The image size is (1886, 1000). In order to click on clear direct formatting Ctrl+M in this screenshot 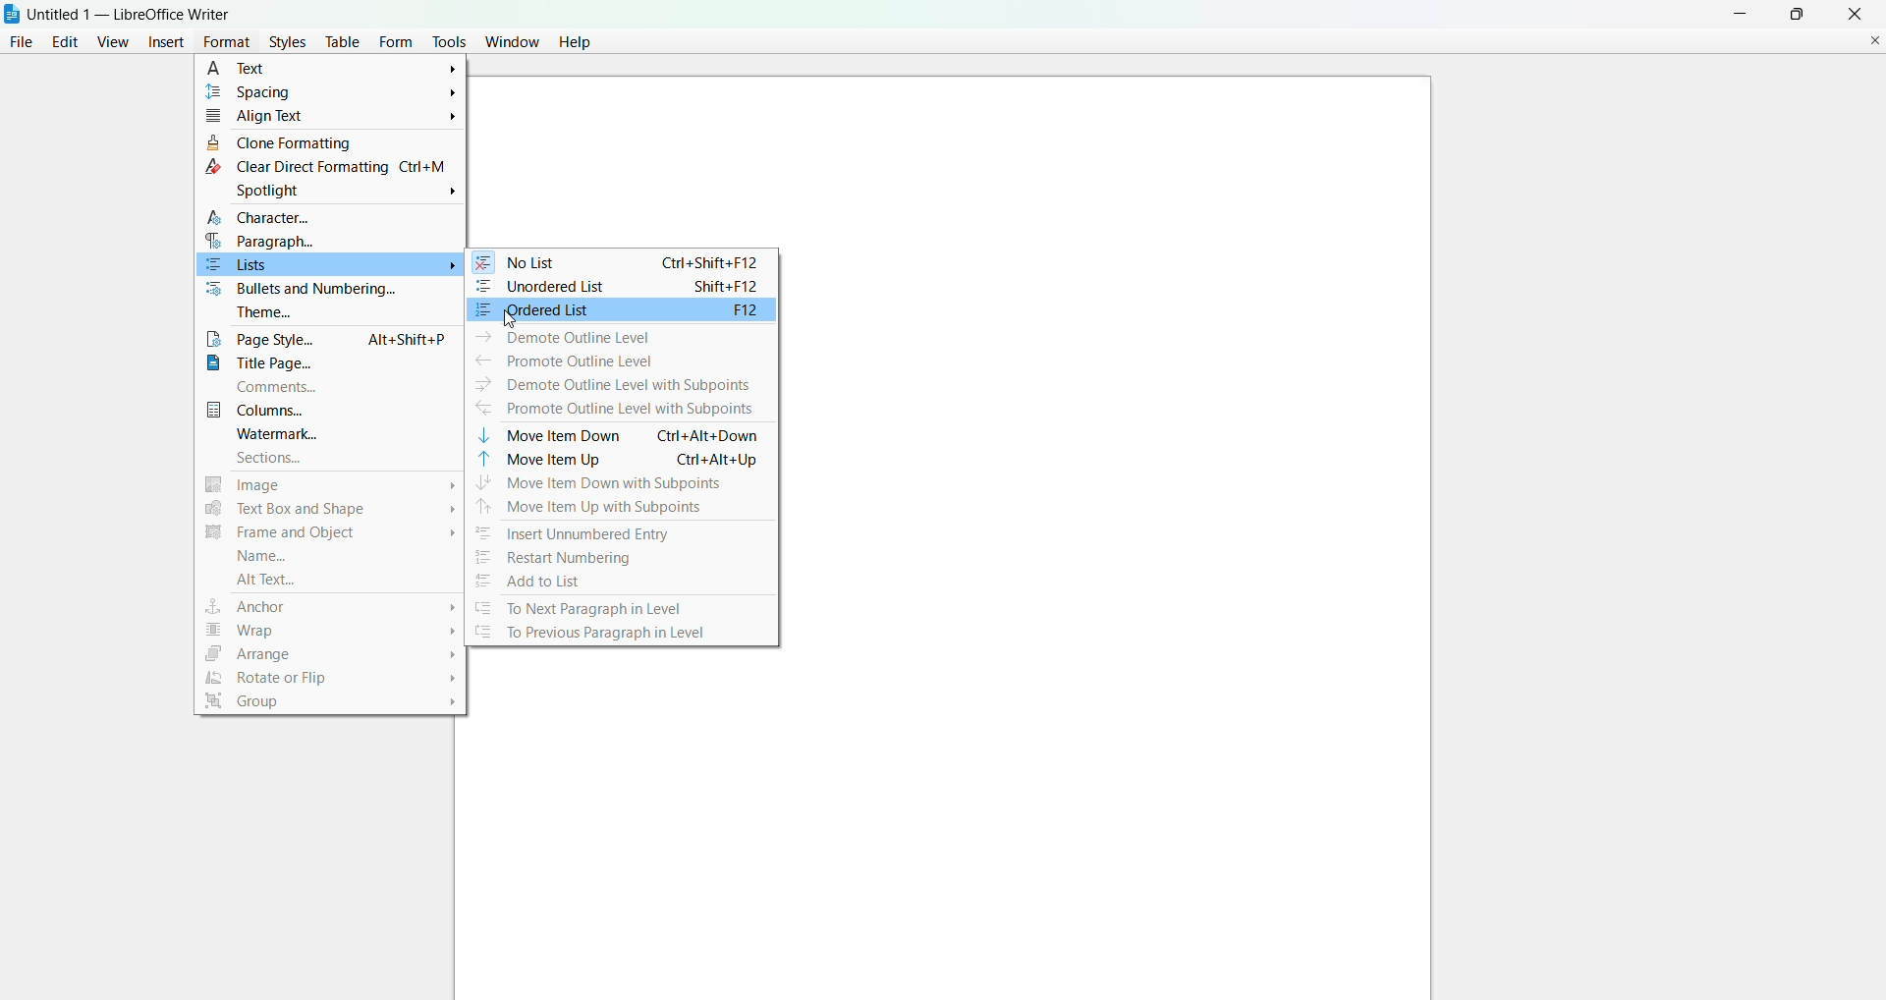, I will do `click(326, 169)`.